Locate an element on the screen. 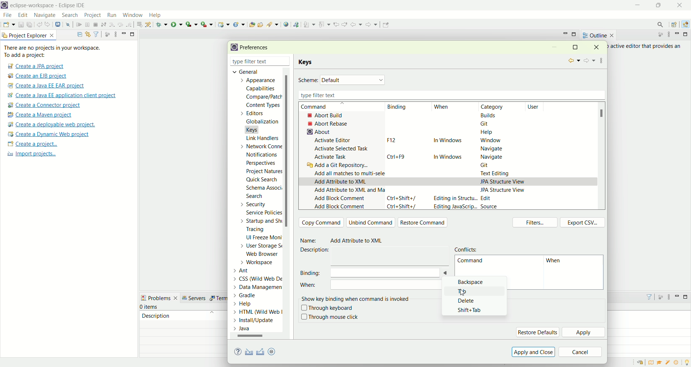  previous annotation is located at coordinates (326, 24).